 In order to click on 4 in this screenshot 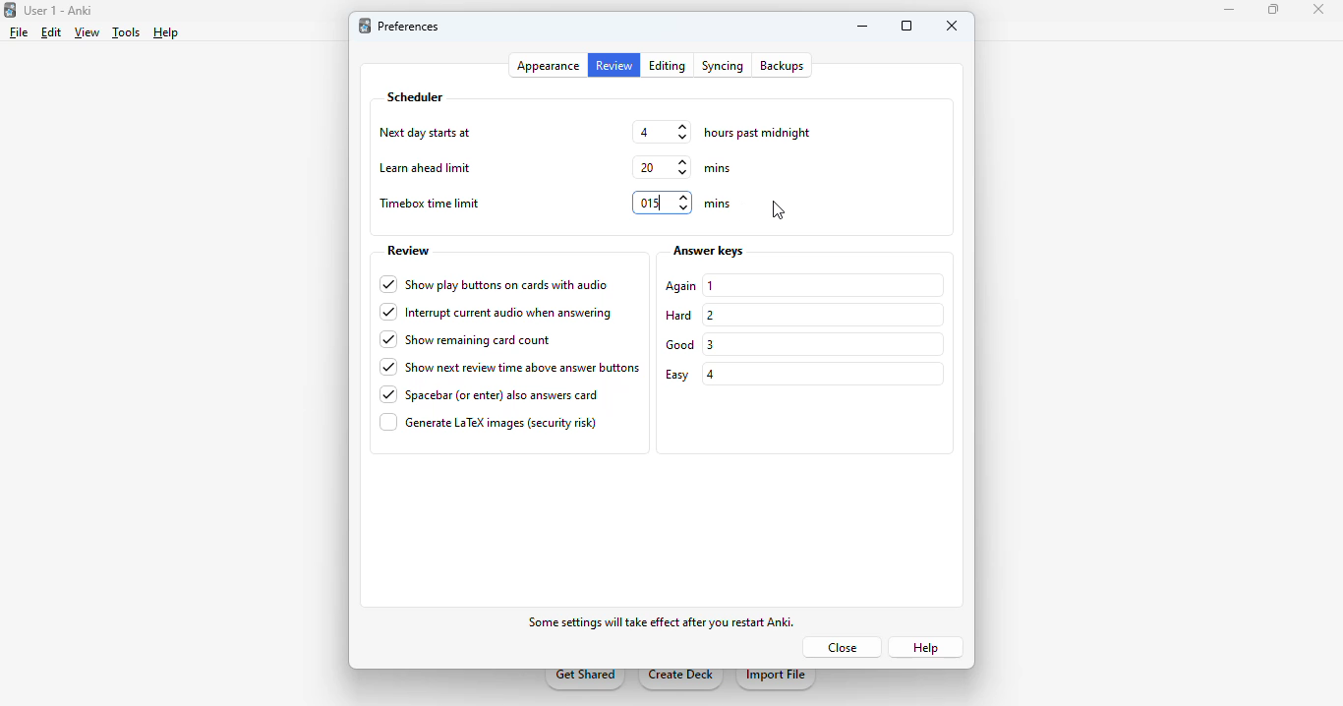, I will do `click(663, 132)`.